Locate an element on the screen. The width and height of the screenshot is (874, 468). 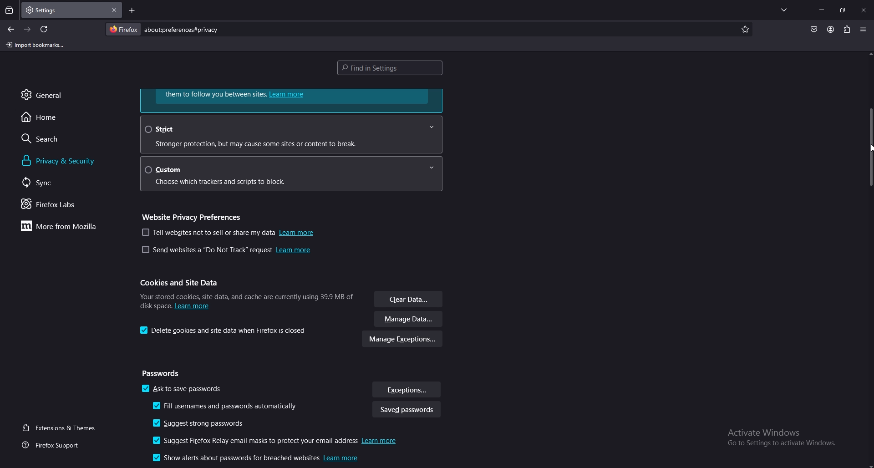
account is located at coordinates (830, 29).